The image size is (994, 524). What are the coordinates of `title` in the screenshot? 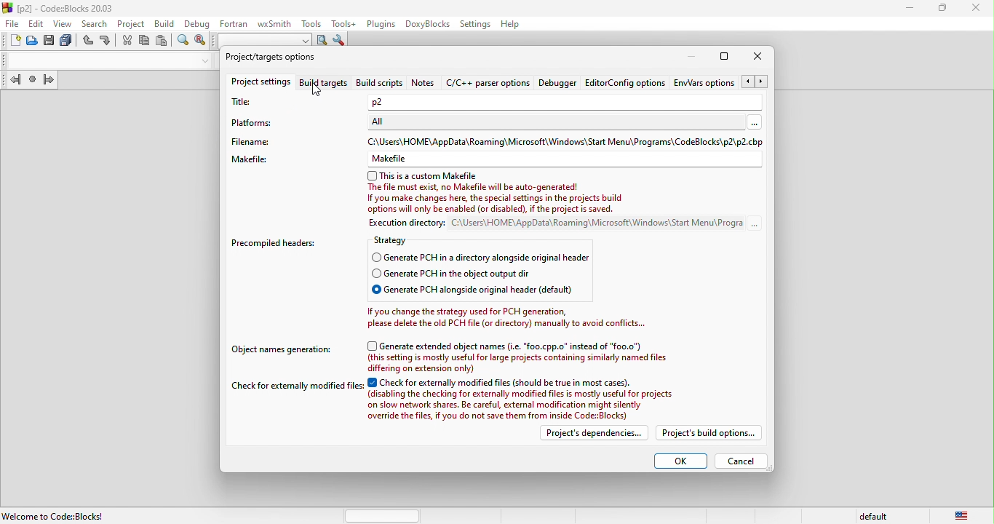 It's located at (61, 7).